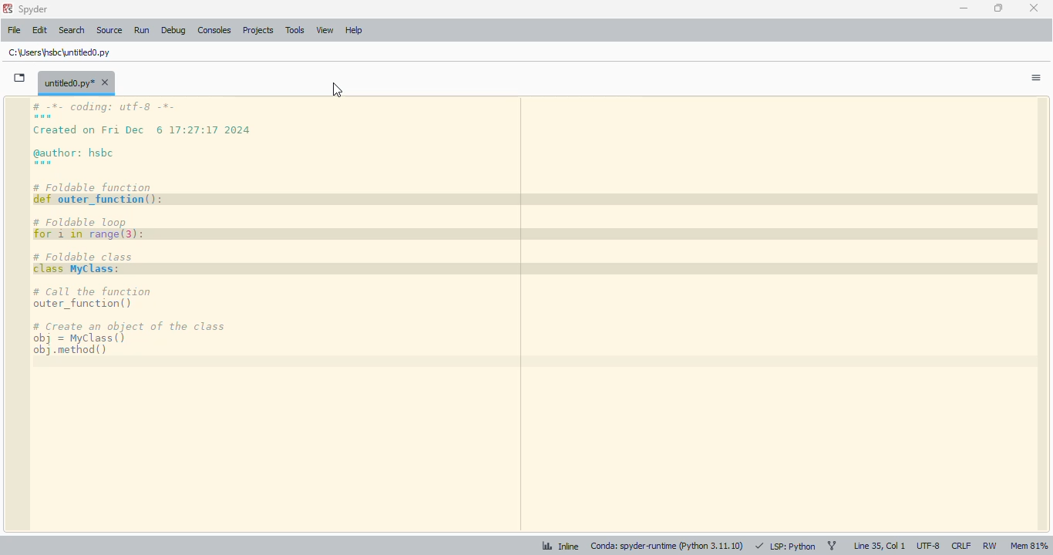 This screenshot has height=555, width=1053. I want to click on LSP: python, so click(786, 546).